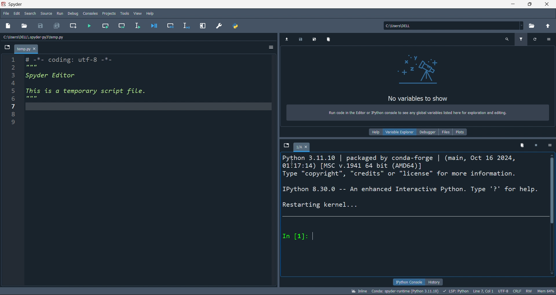  Describe the element at coordinates (41, 26) in the screenshot. I see `save` at that location.